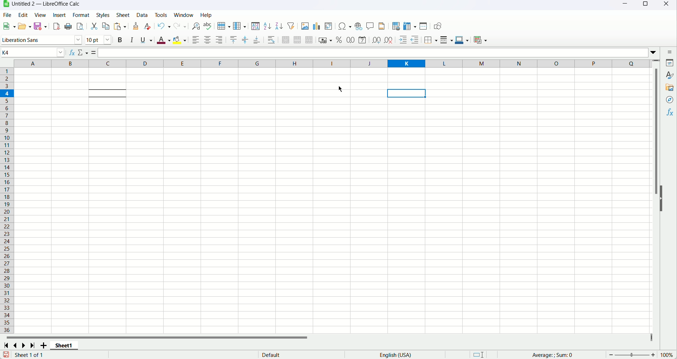  What do you see at coordinates (33, 52) in the screenshot?
I see `Name box` at bounding box center [33, 52].